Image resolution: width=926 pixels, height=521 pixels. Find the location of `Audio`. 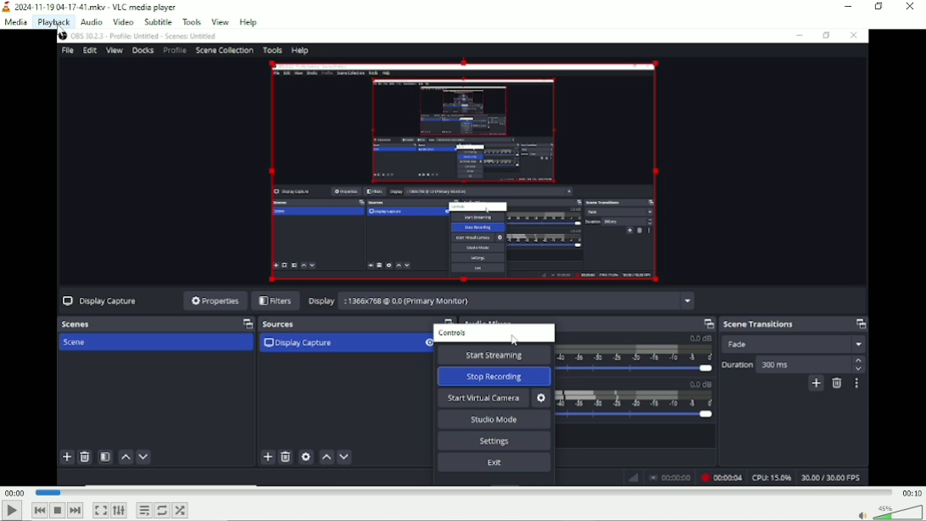

Audio is located at coordinates (90, 21).